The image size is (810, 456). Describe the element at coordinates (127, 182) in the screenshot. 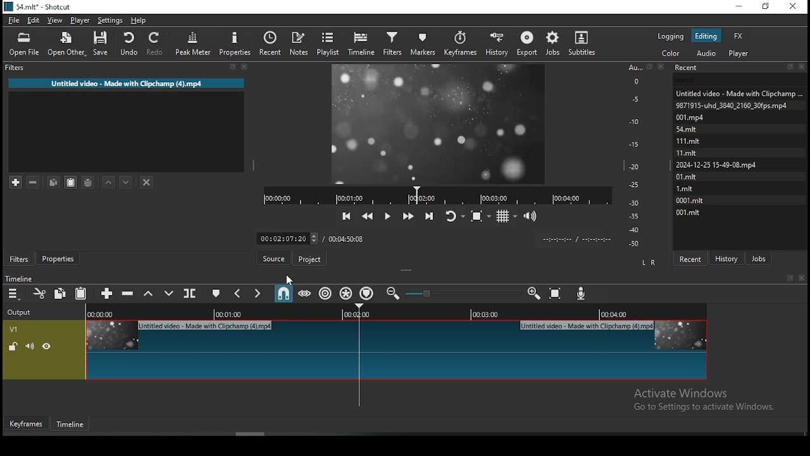

I see `move filter down` at that location.